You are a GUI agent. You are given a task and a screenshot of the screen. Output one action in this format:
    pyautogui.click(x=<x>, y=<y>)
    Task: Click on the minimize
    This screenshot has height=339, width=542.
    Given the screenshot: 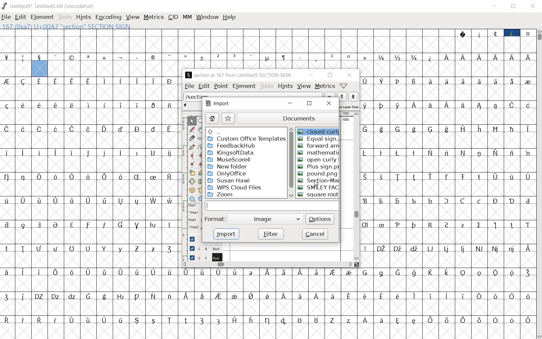 What is the action you would take?
    pyautogui.click(x=310, y=75)
    